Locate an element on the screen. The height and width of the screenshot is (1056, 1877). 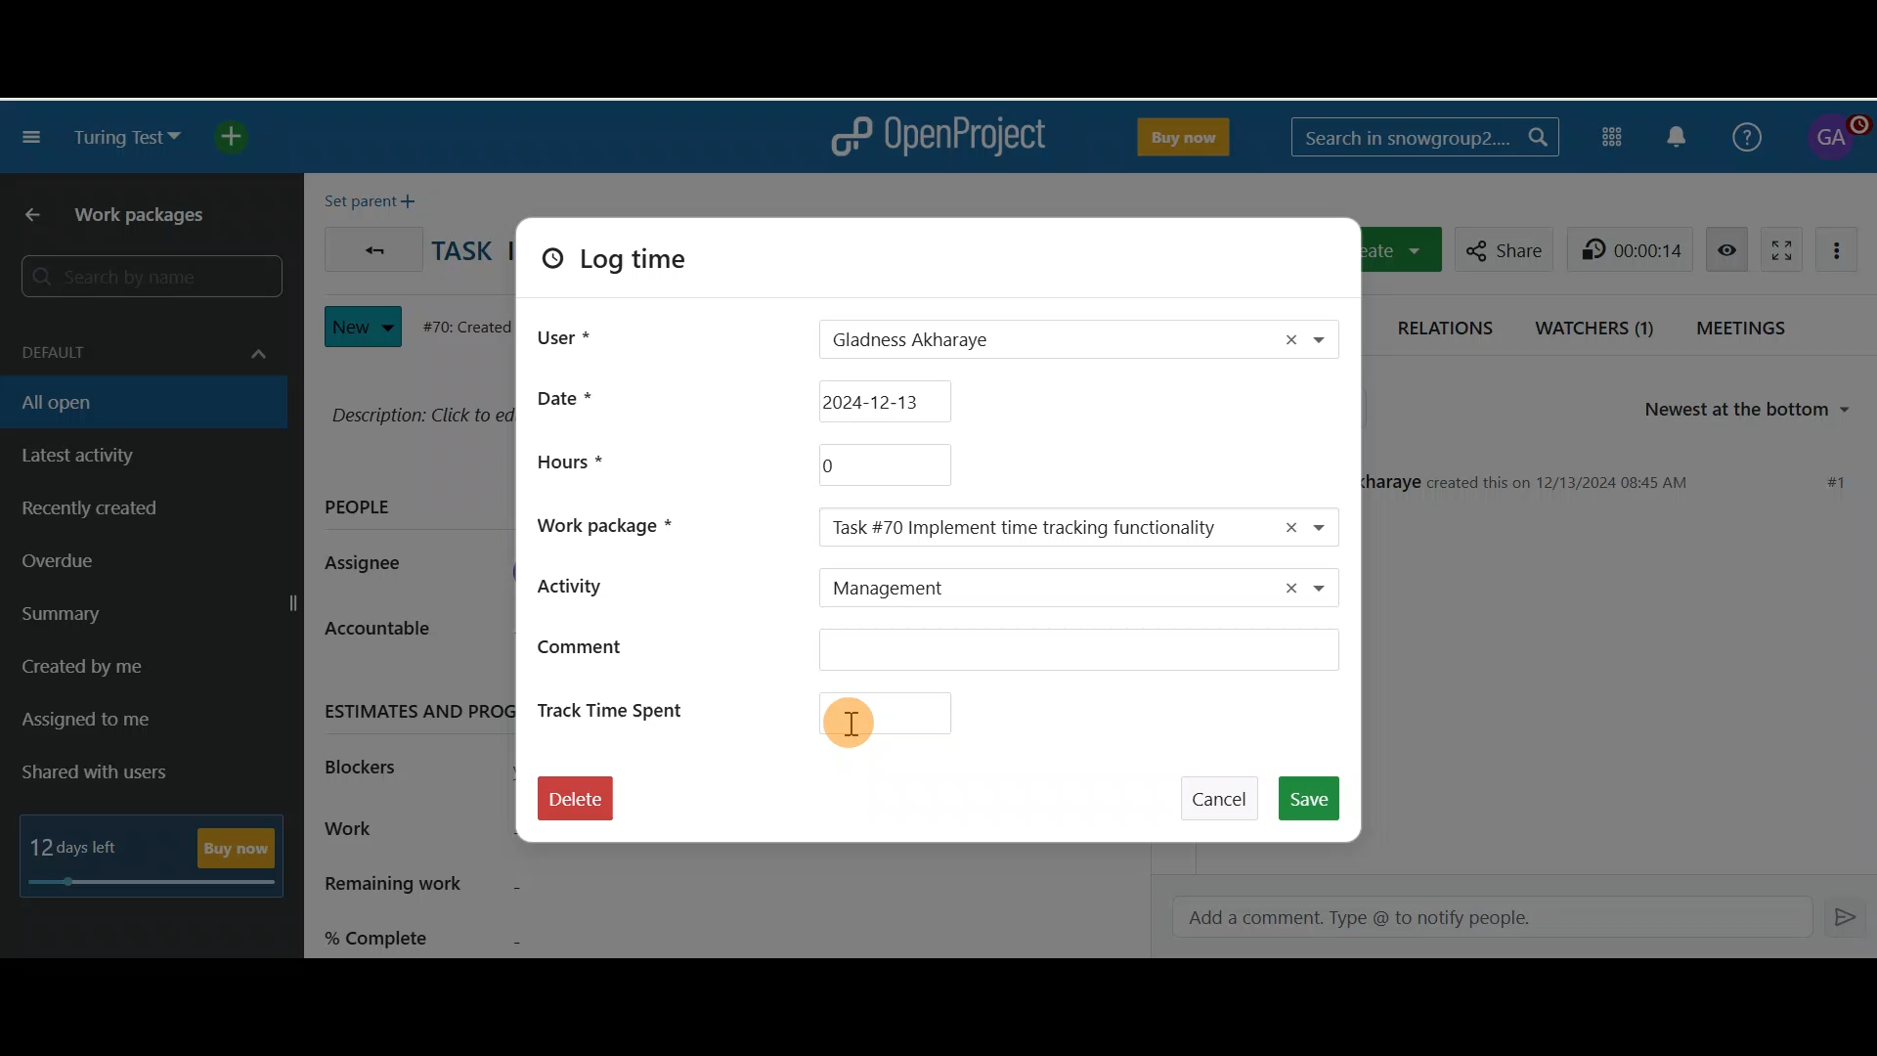
Collapse project menu is located at coordinates (33, 140).